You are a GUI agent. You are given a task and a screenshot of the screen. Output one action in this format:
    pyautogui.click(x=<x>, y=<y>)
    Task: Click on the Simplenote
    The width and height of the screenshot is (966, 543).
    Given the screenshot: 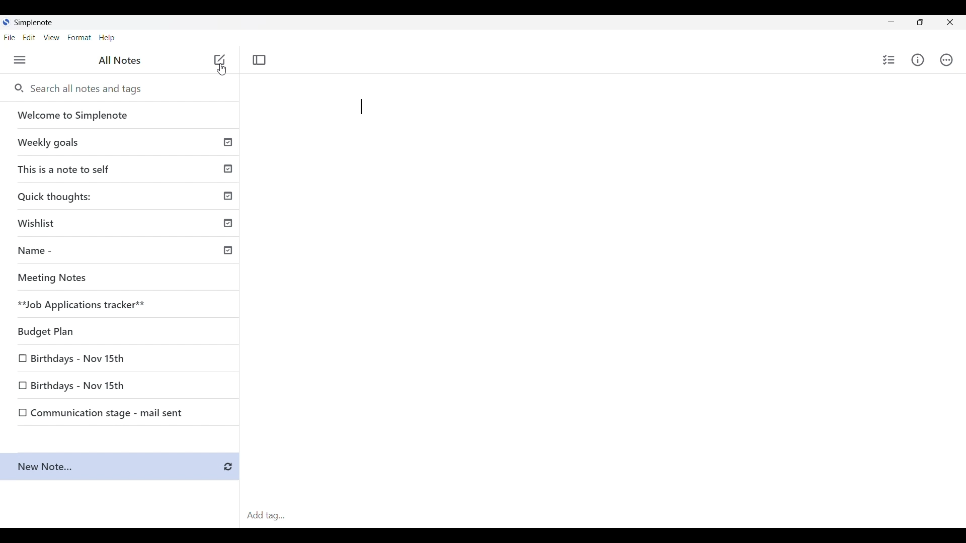 What is the action you would take?
    pyautogui.click(x=31, y=22)
    